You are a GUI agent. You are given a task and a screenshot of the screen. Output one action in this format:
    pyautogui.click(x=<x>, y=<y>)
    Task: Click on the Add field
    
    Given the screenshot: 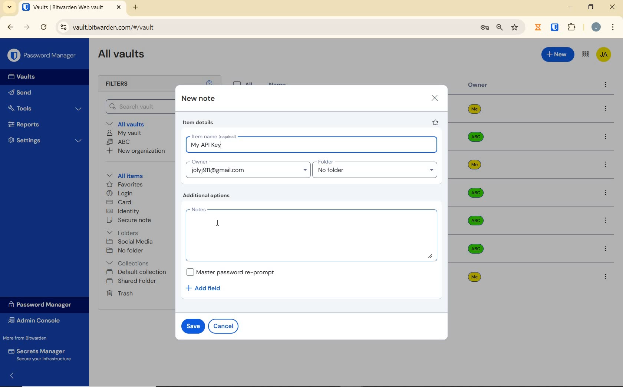 What is the action you would take?
    pyautogui.click(x=207, y=288)
    